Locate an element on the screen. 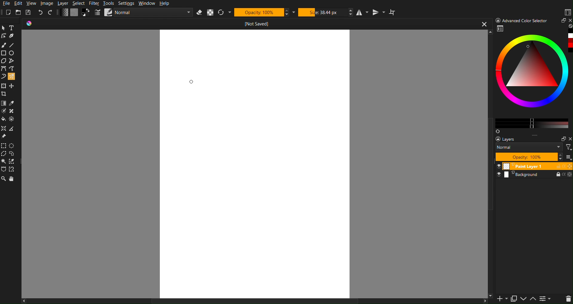  Path Selection Tool is located at coordinates (4, 169).